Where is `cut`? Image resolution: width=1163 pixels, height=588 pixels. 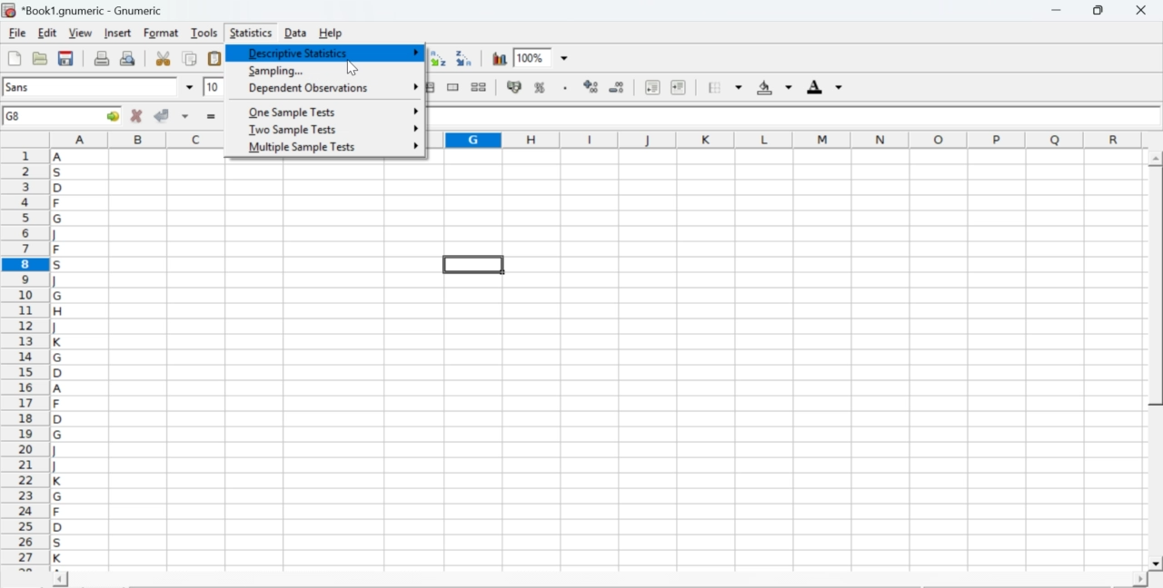 cut is located at coordinates (163, 58).